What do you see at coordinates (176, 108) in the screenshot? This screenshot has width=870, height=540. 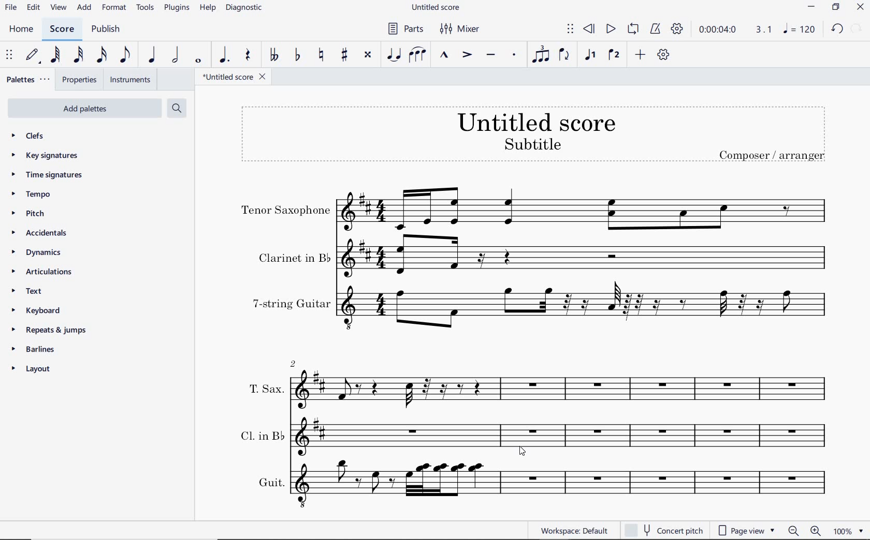 I see `search palettes` at bounding box center [176, 108].